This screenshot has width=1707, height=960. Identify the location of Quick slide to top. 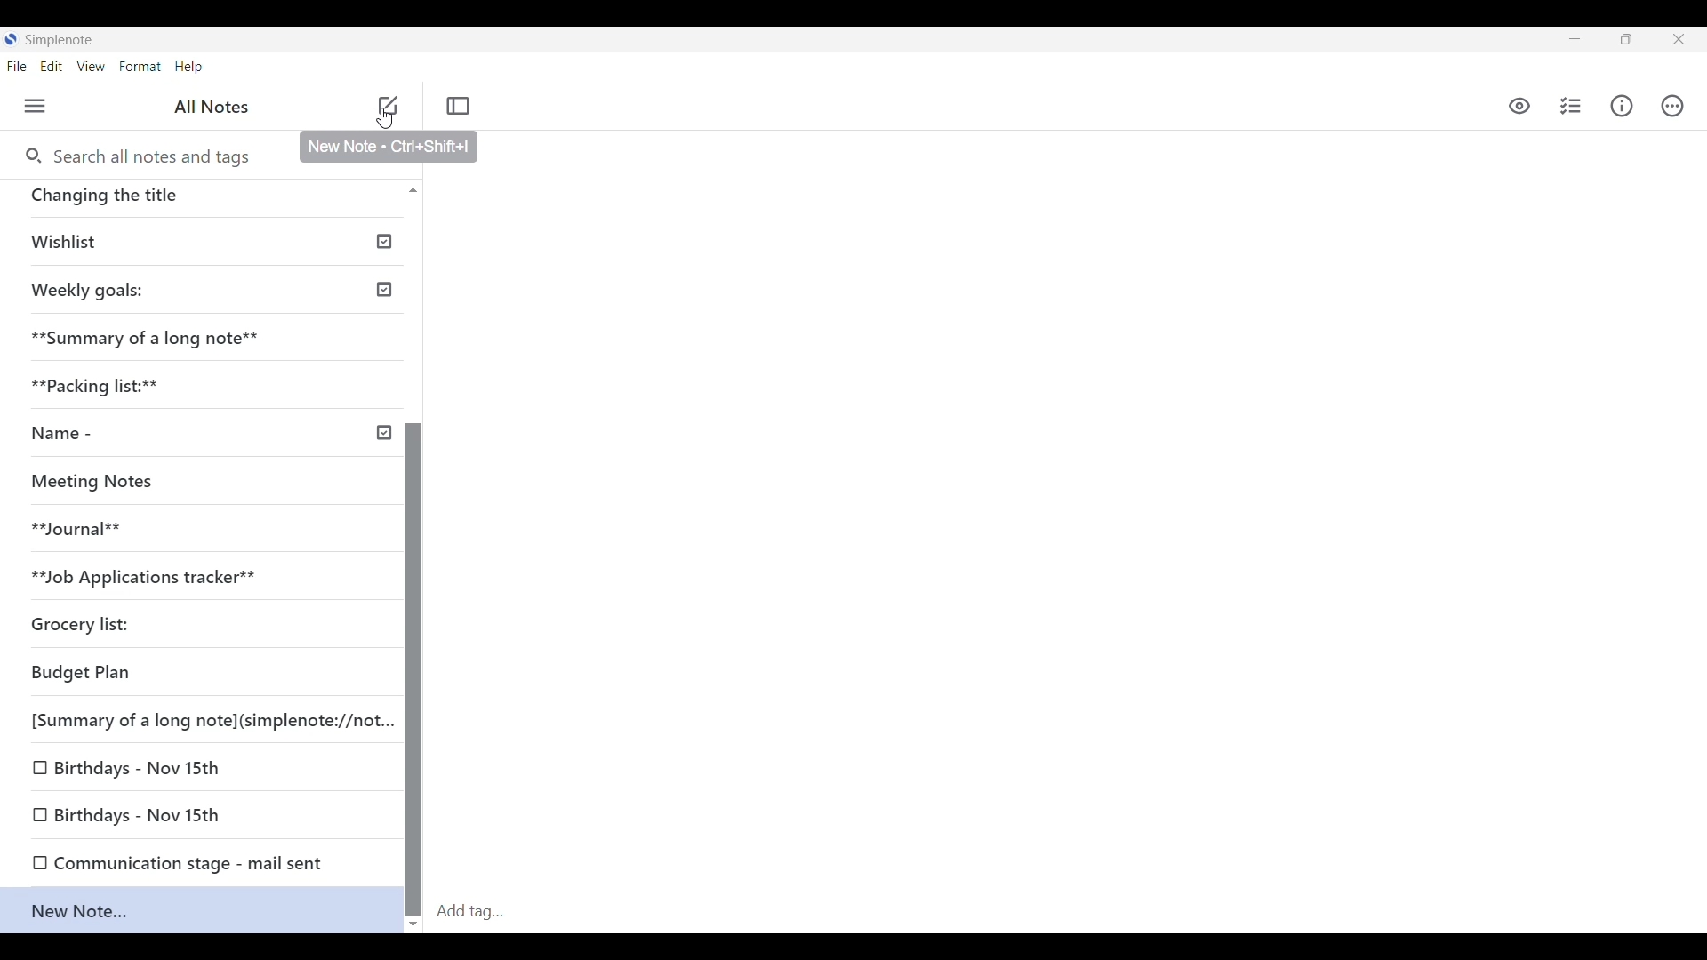
(413, 190).